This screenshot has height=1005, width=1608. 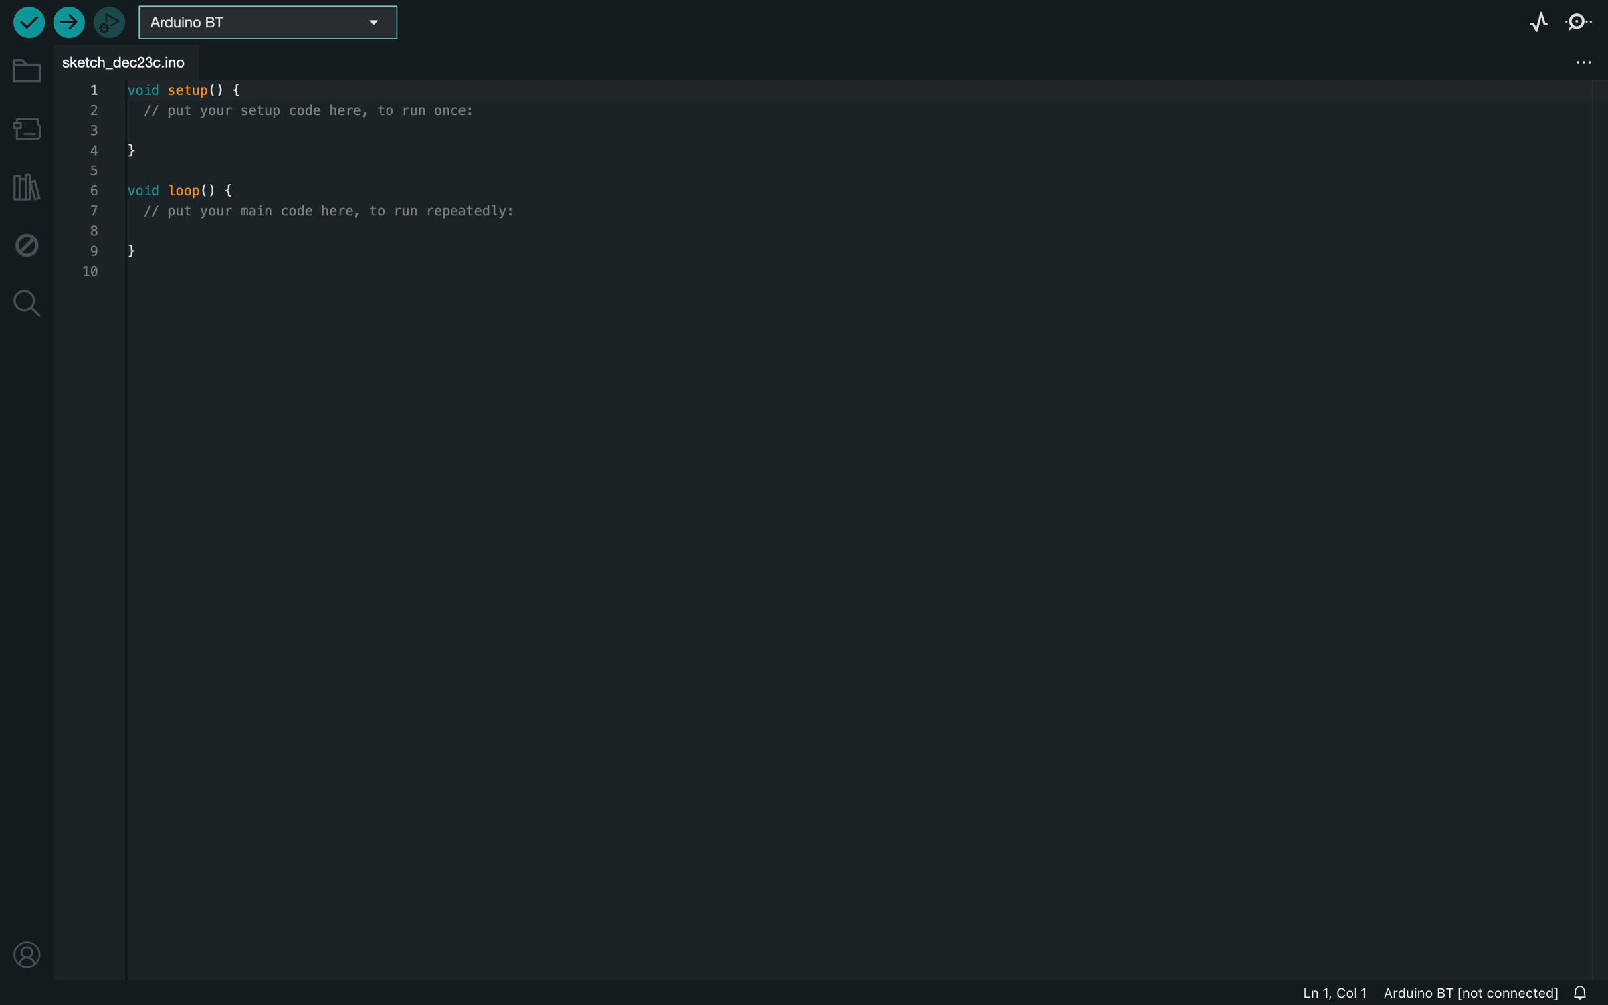 What do you see at coordinates (28, 244) in the screenshot?
I see `debugger` at bounding box center [28, 244].